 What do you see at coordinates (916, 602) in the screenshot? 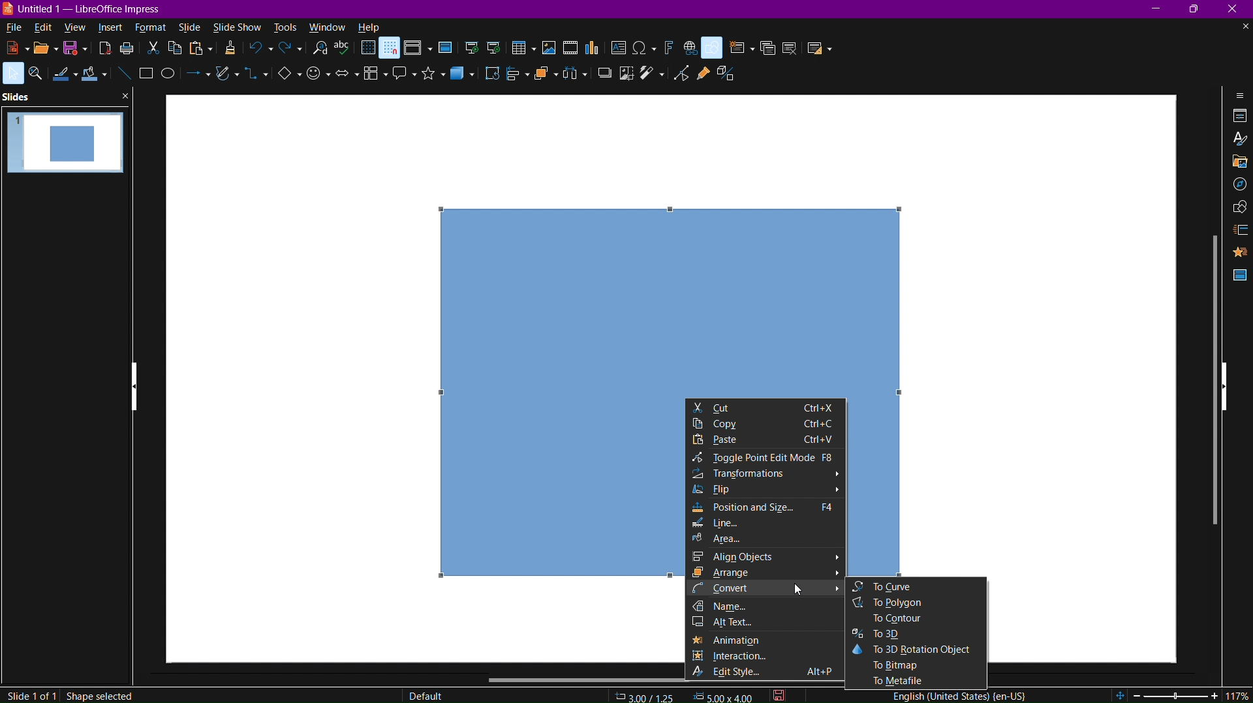
I see `To Polygon` at bounding box center [916, 602].